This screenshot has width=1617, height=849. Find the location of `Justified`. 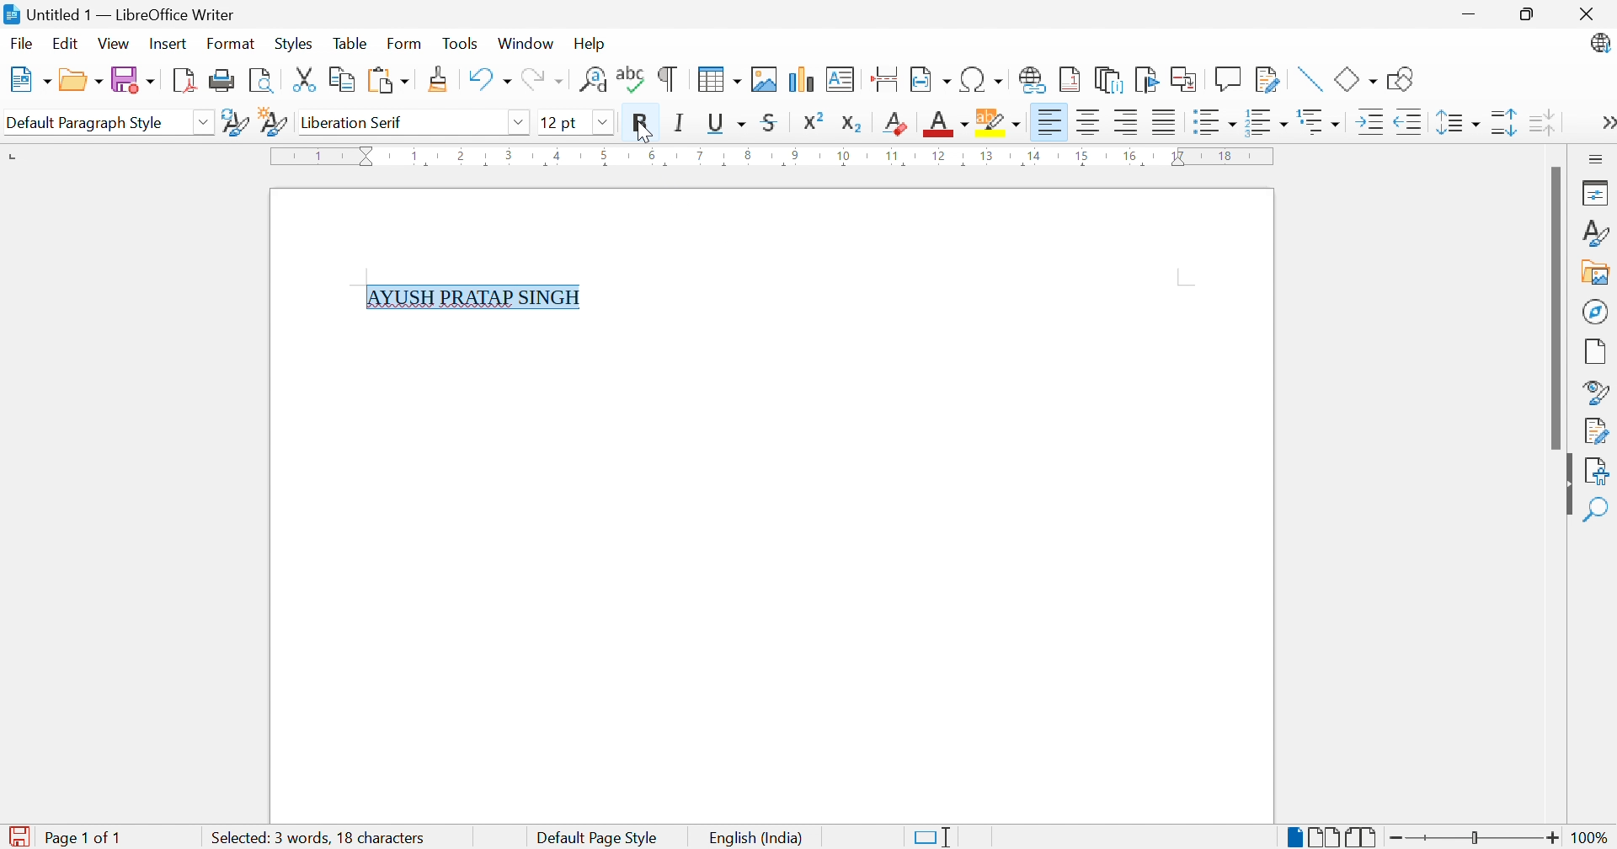

Justified is located at coordinates (1163, 122).